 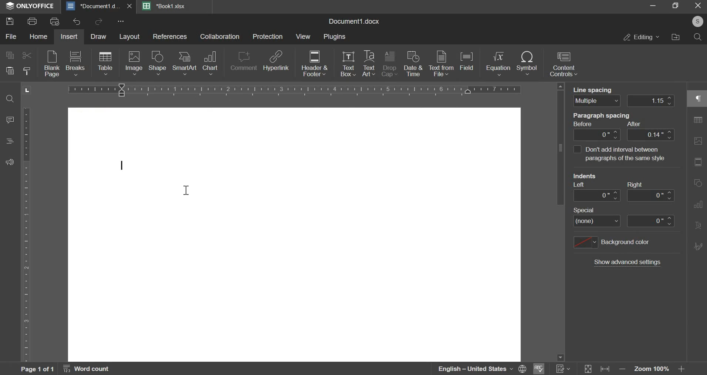 What do you see at coordinates (589, 210) in the screenshot?
I see `special label` at bounding box center [589, 210].